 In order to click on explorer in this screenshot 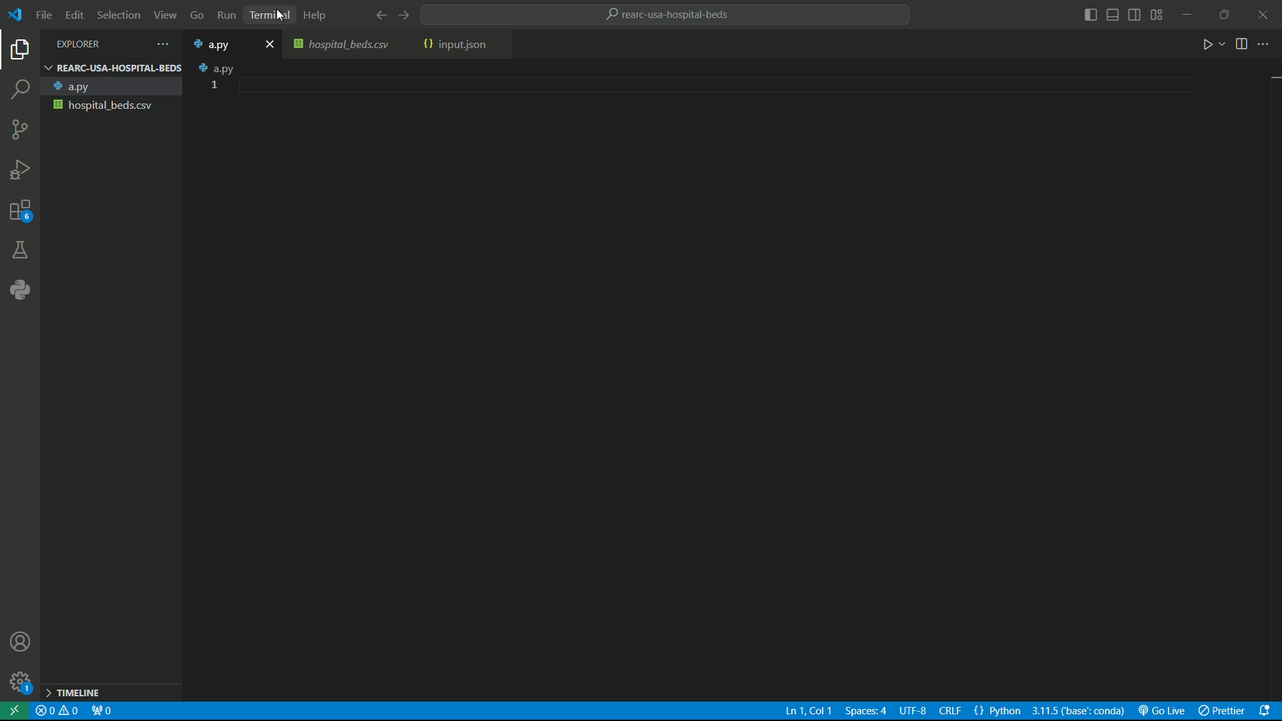, I will do `click(19, 51)`.